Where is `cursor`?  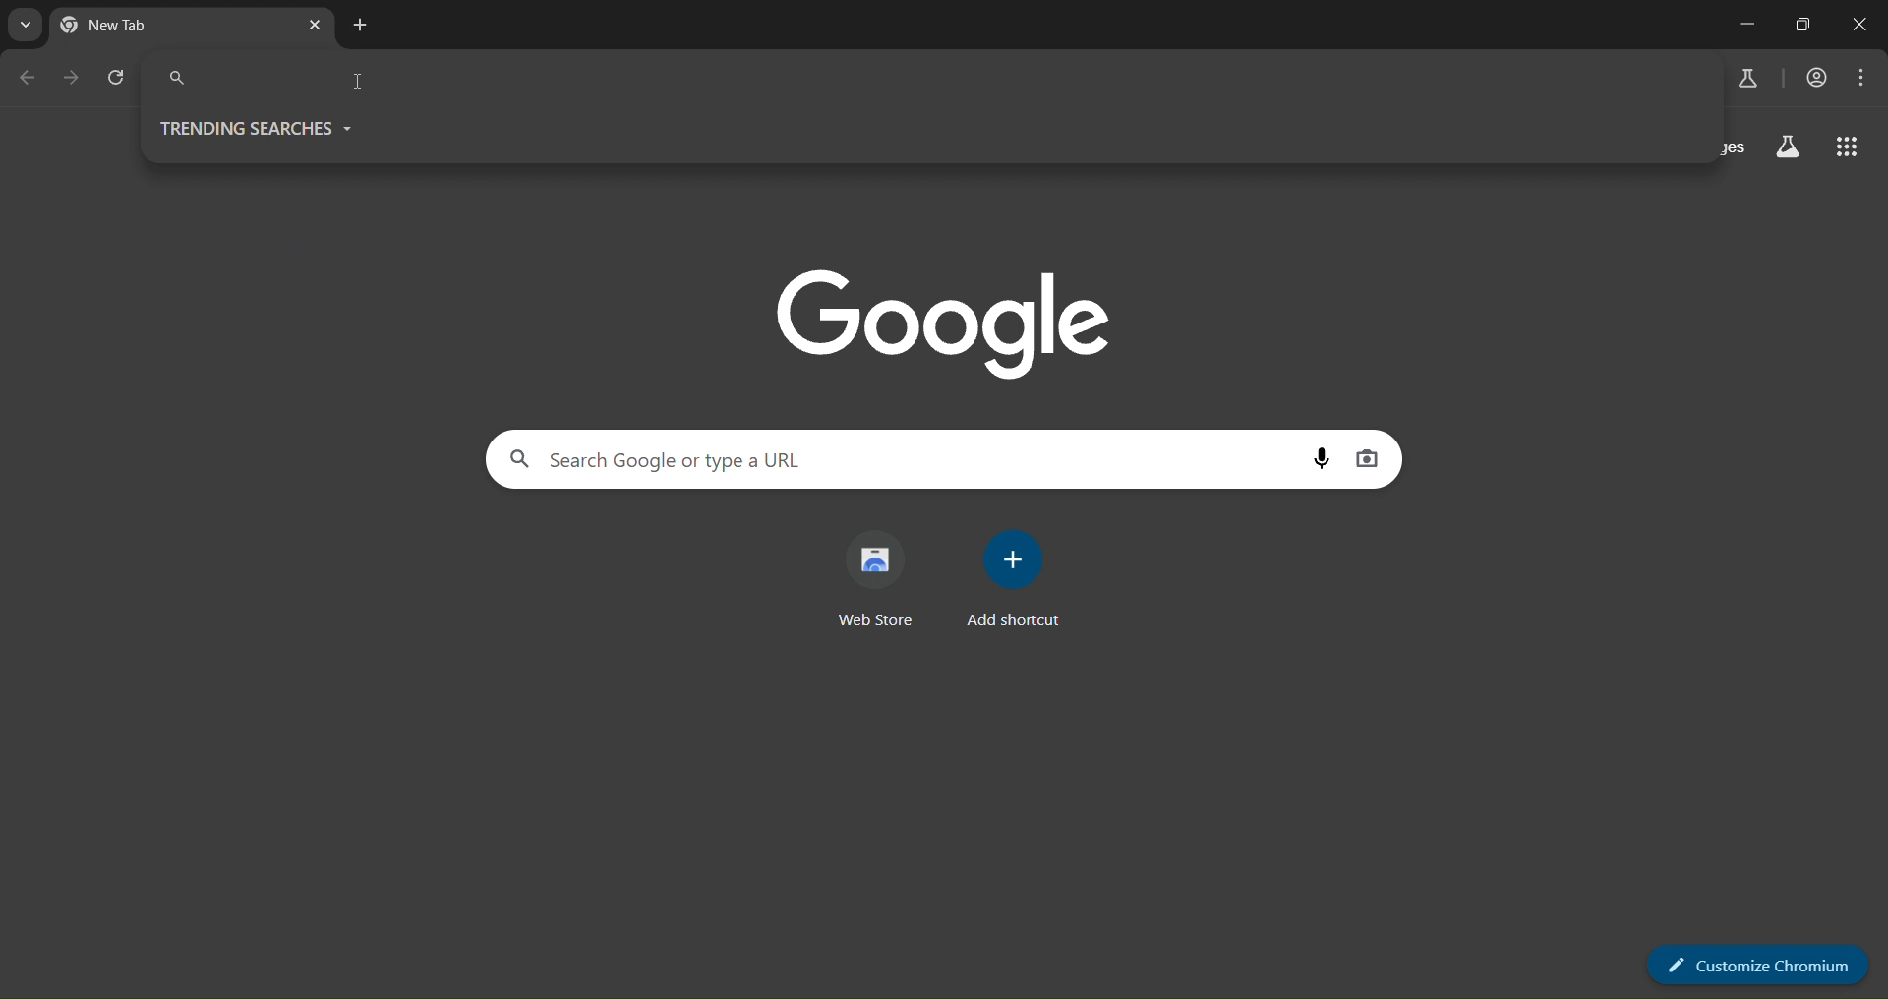
cursor is located at coordinates (361, 85).